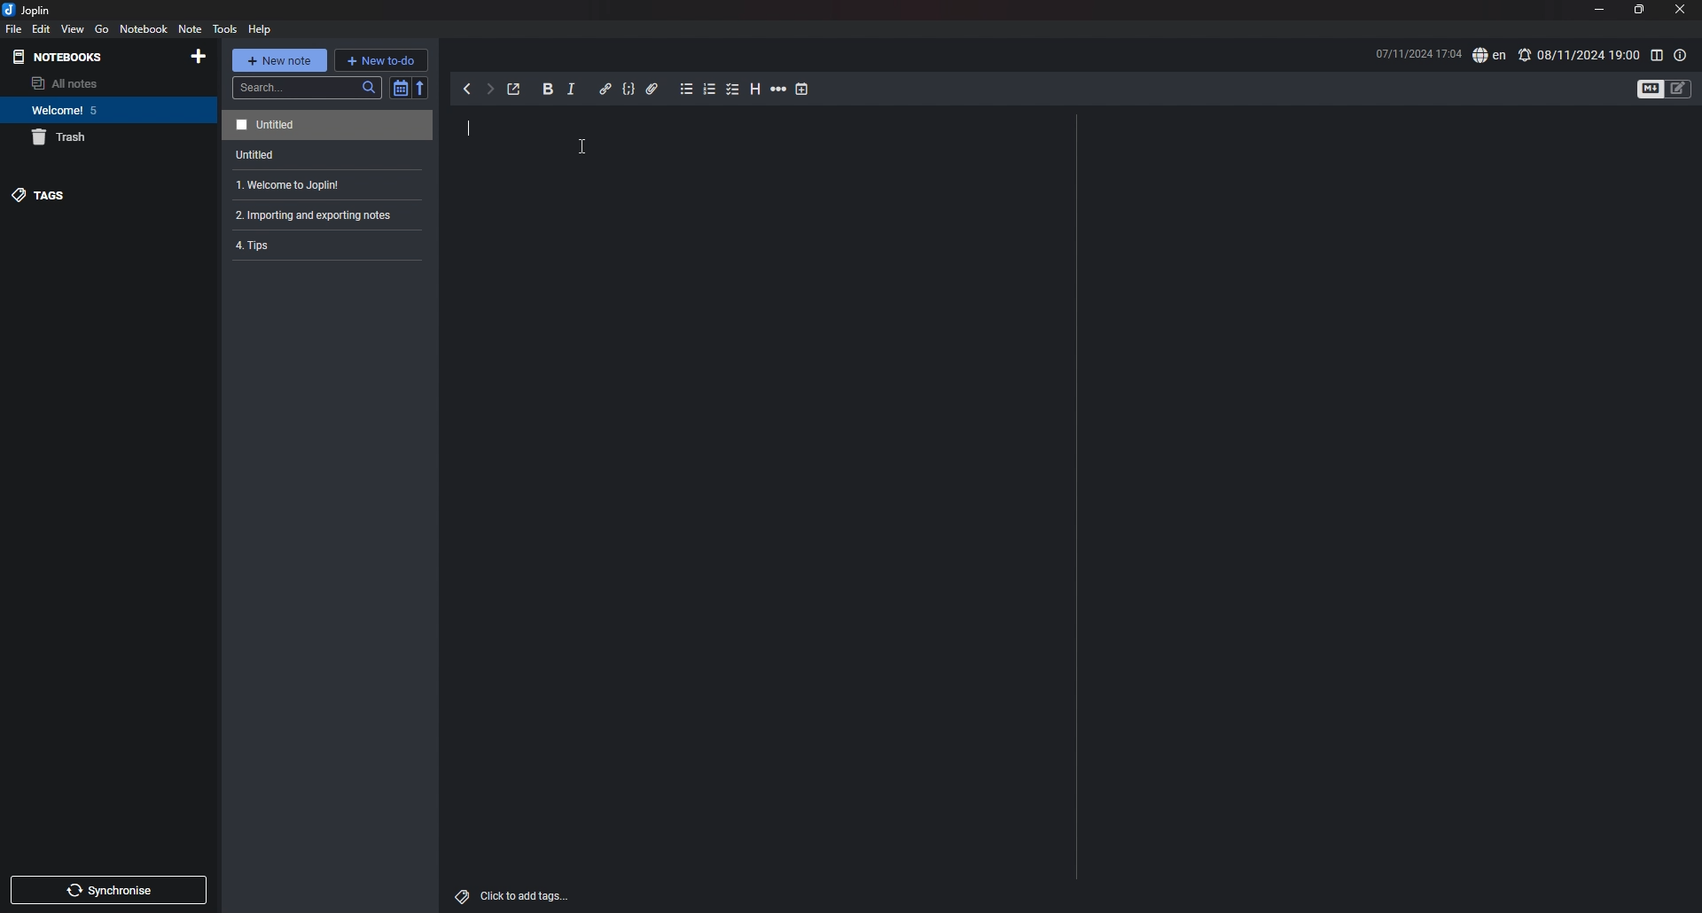  Describe the element at coordinates (490, 90) in the screenshot. I see `forward` at that location.